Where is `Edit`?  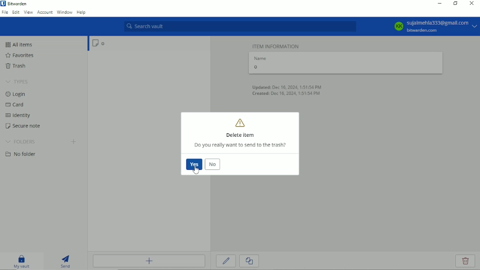
Edit is located at coordinates (226, 262).